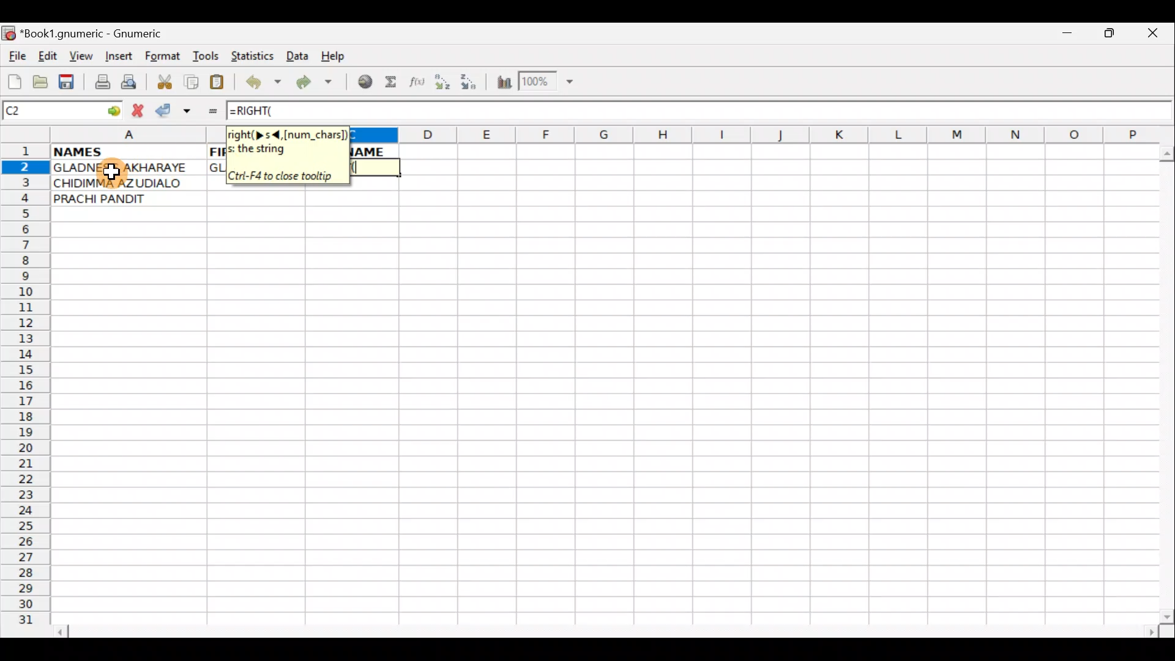 This screenshot has height=661, width=1175. What do you see at coordinates (117, 151) in the screenshot?
I see `NAMES` at bounding box center [117, 151].